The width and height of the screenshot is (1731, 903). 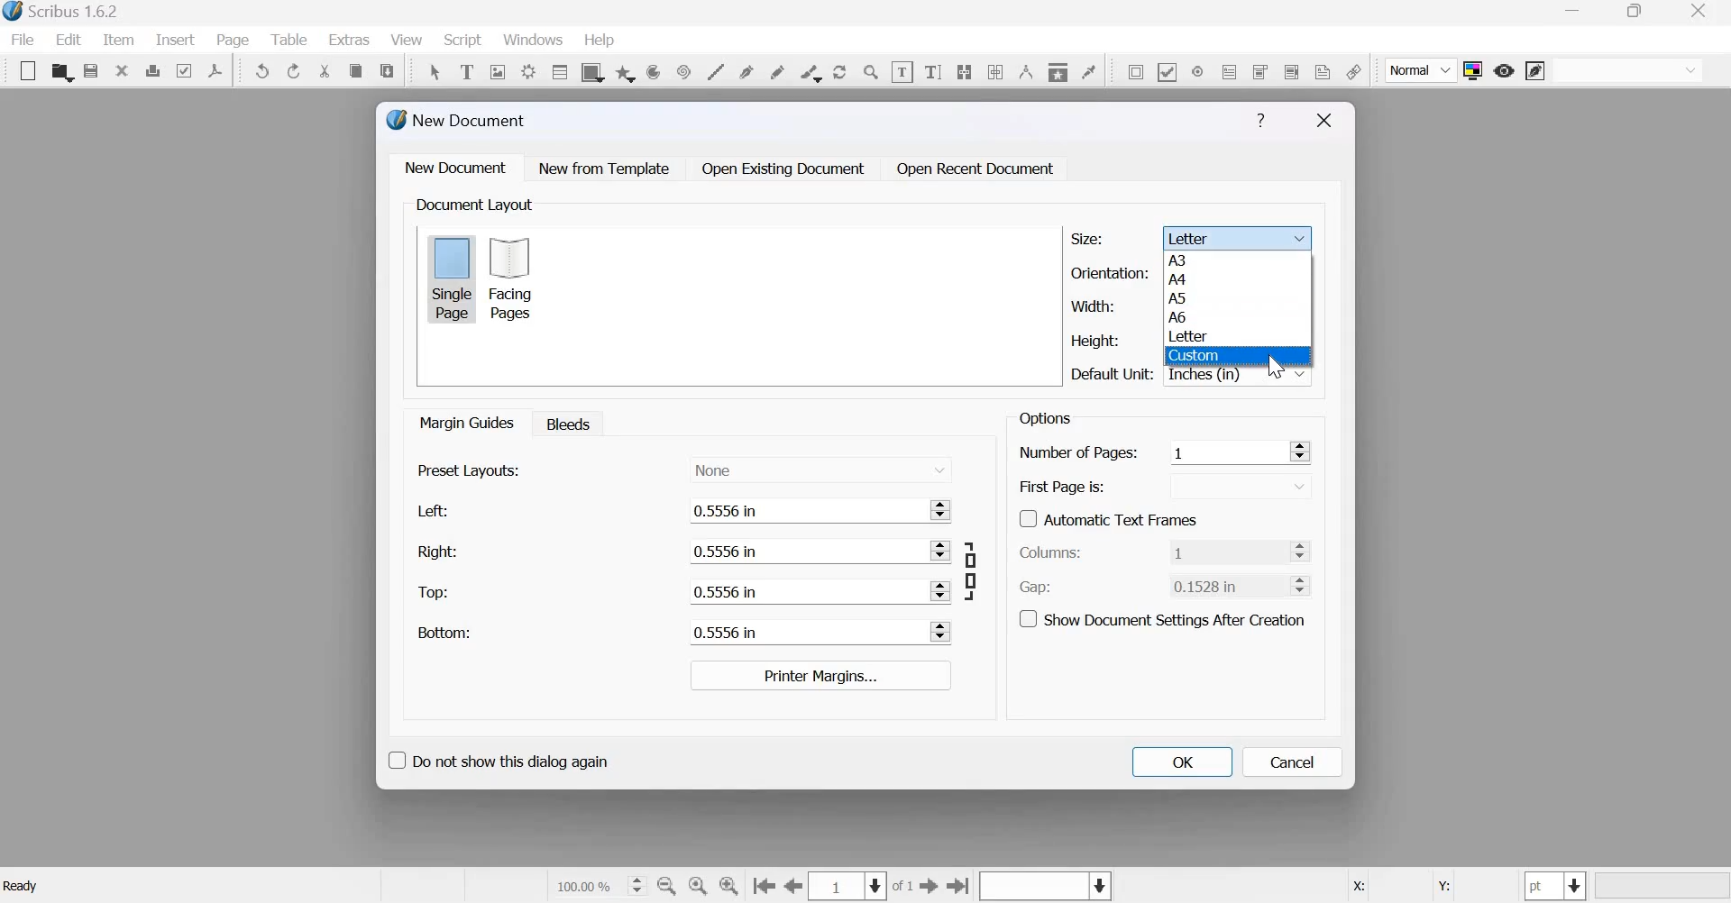 I want to click on Image frame, so click(x=498, y=70).